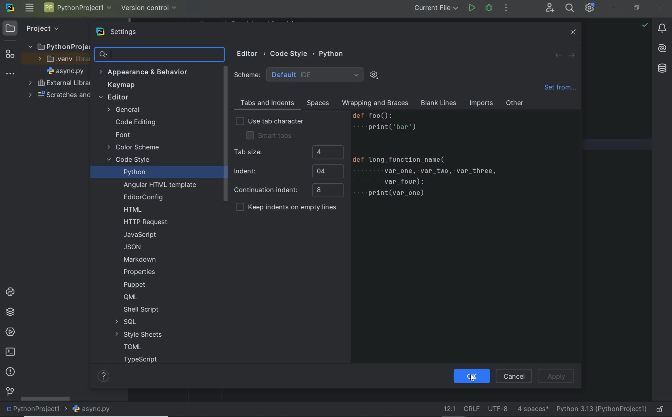  What do you see at coordinates (132, 347) in the screenshot?
I see `TOML` at bounding box center [132, 347].